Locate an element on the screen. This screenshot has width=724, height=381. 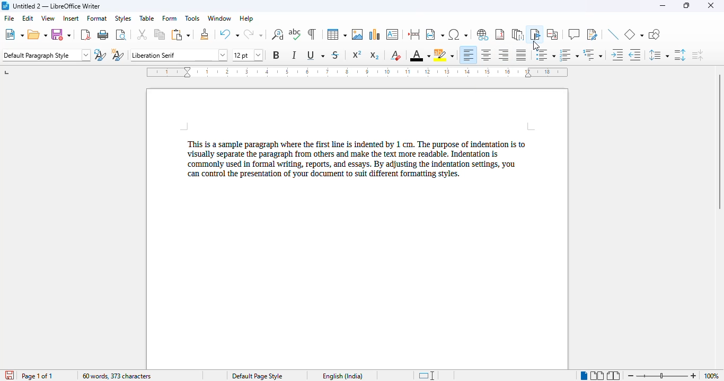
close is located at coordinates (710, 5).